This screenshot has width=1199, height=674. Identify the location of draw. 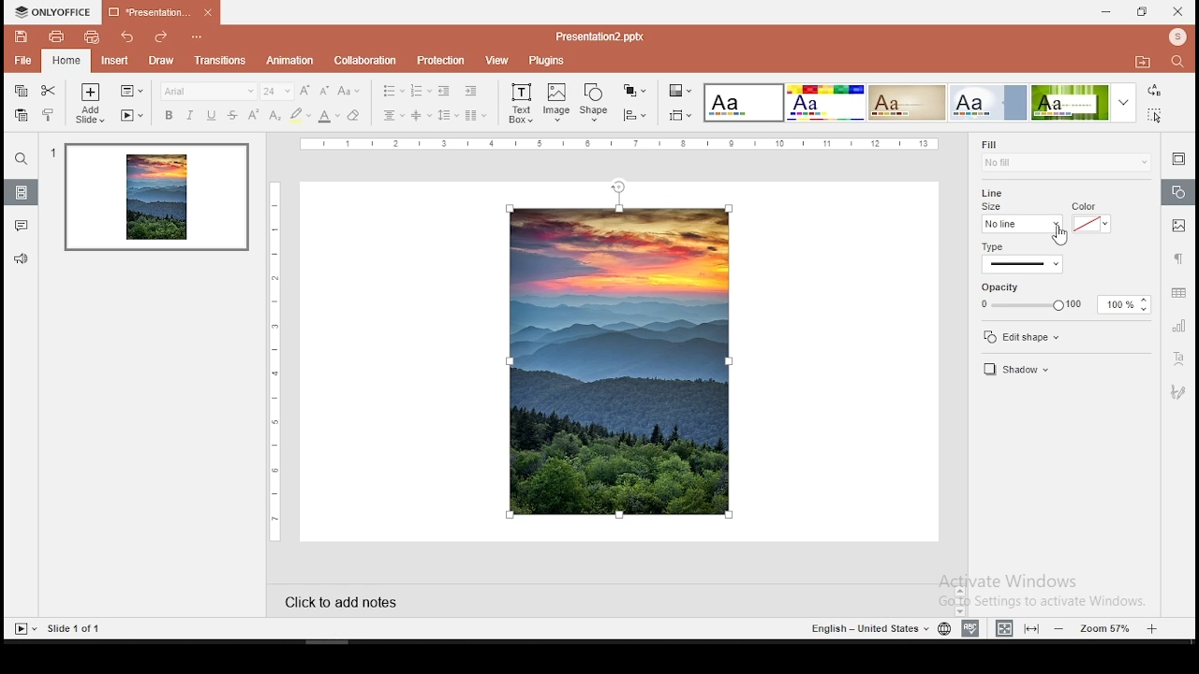
(161, 61).